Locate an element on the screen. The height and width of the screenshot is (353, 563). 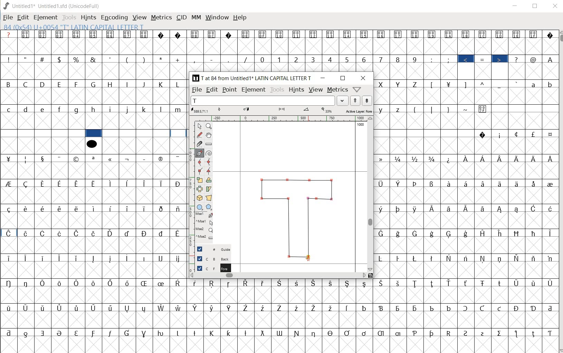
Symbol is located at coordinates (550, 183).